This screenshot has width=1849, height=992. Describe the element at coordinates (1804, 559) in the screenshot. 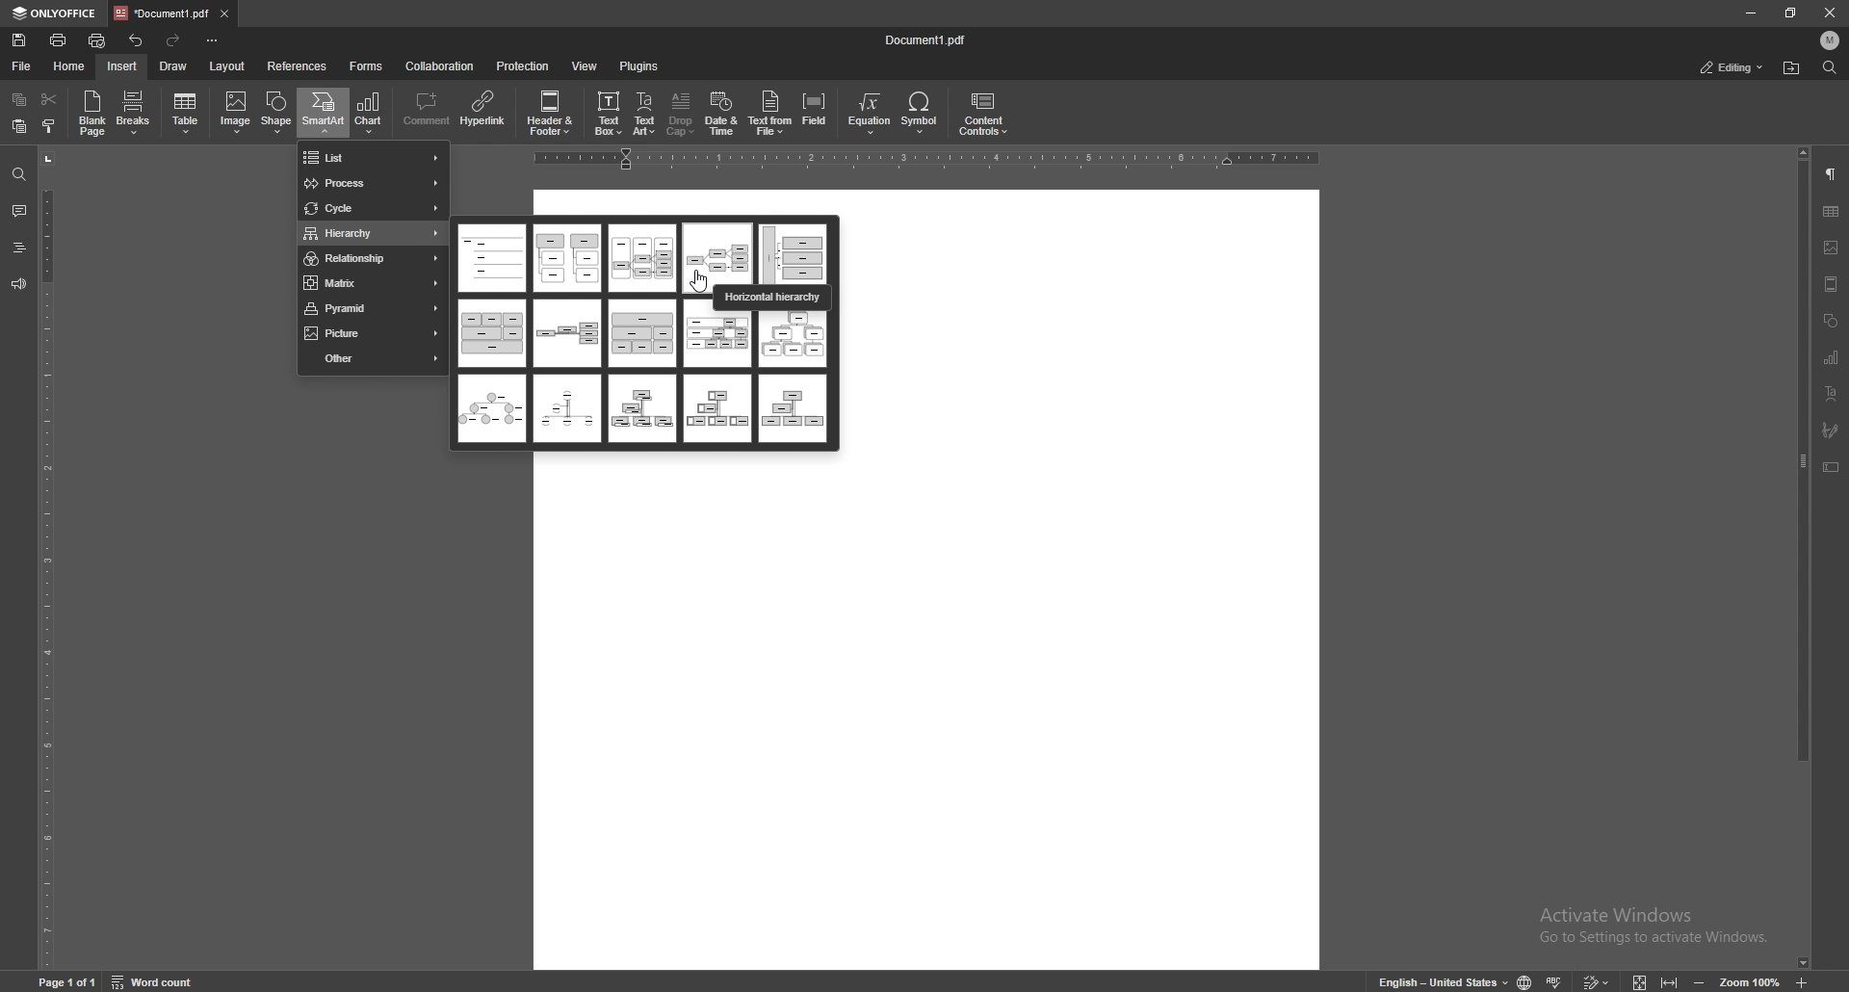

I see `scroll bar` at that location.